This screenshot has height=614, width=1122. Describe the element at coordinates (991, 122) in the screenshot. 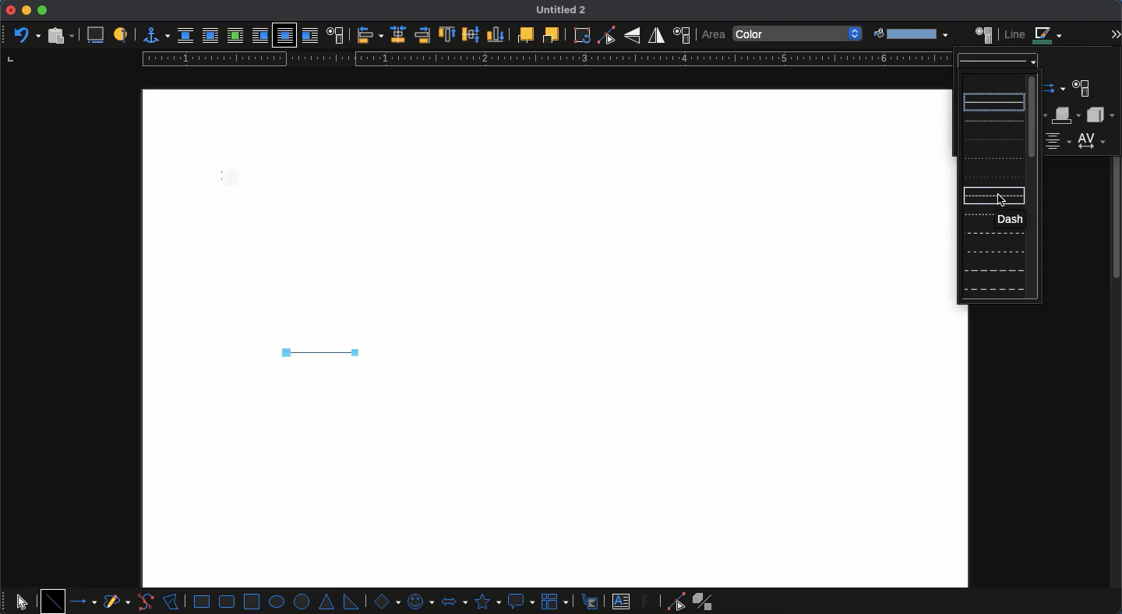

I see `dot` at that location.